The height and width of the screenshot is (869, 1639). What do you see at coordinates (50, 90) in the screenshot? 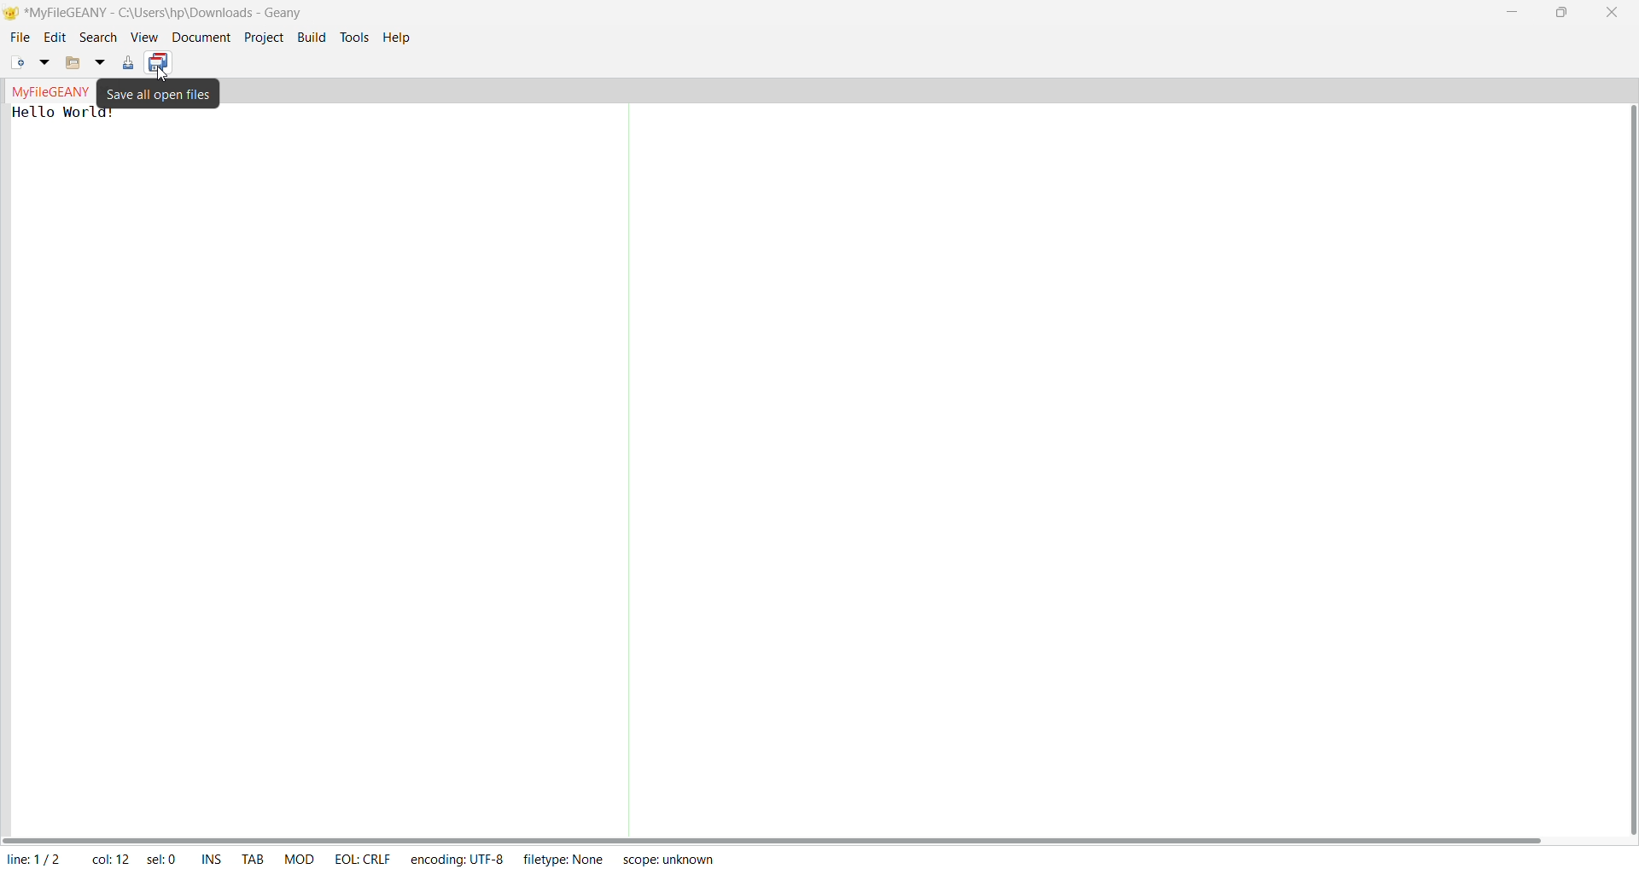
I see `File Name` at bounding box center [50, 90].